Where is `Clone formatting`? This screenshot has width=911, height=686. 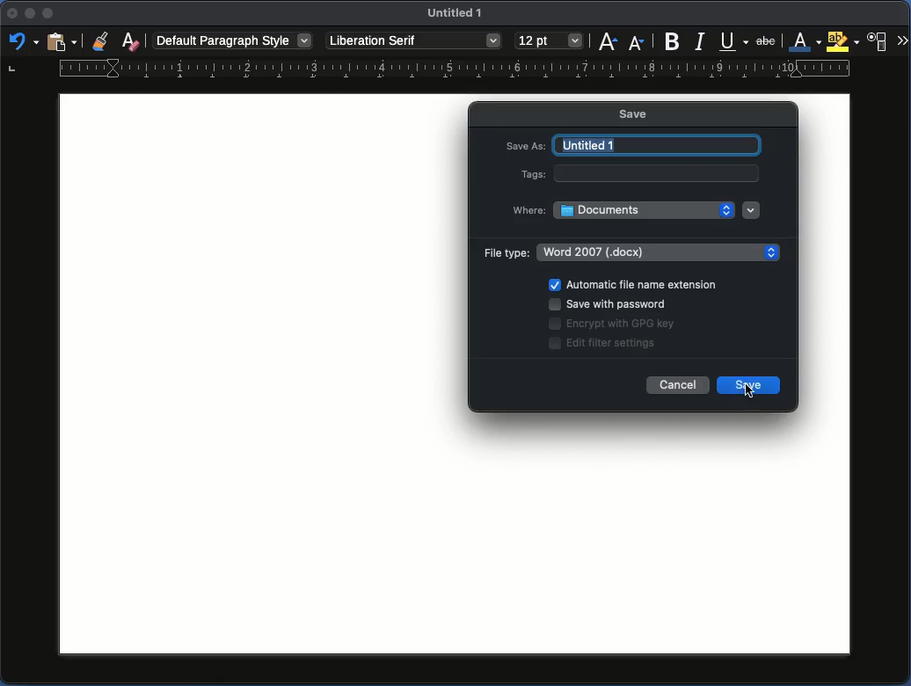 Clone formatting is located at coordinates (103, 41).